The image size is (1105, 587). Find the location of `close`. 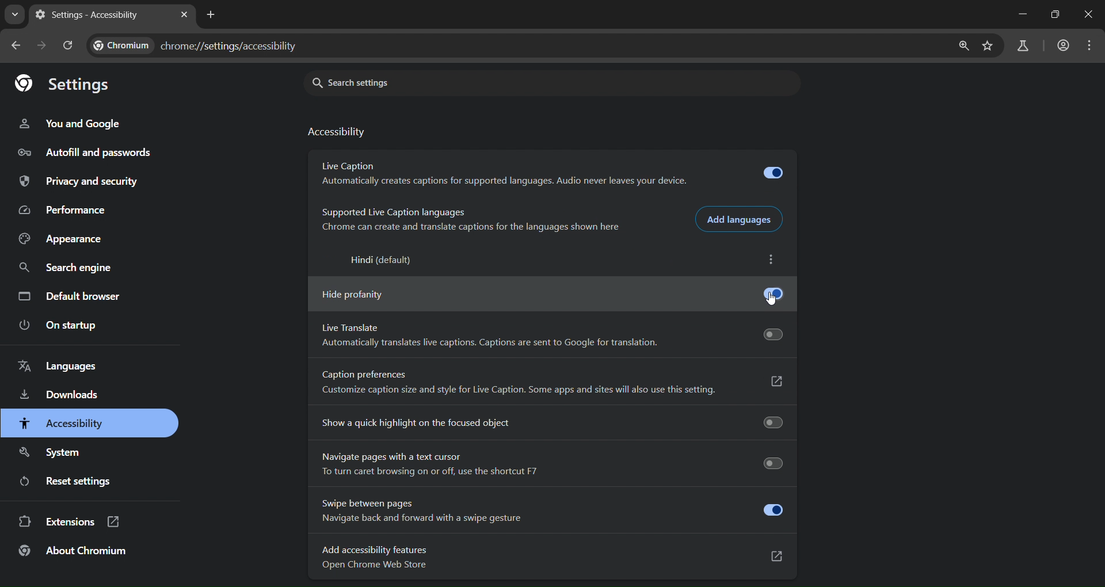

close is located at coordinates (1087, 15).